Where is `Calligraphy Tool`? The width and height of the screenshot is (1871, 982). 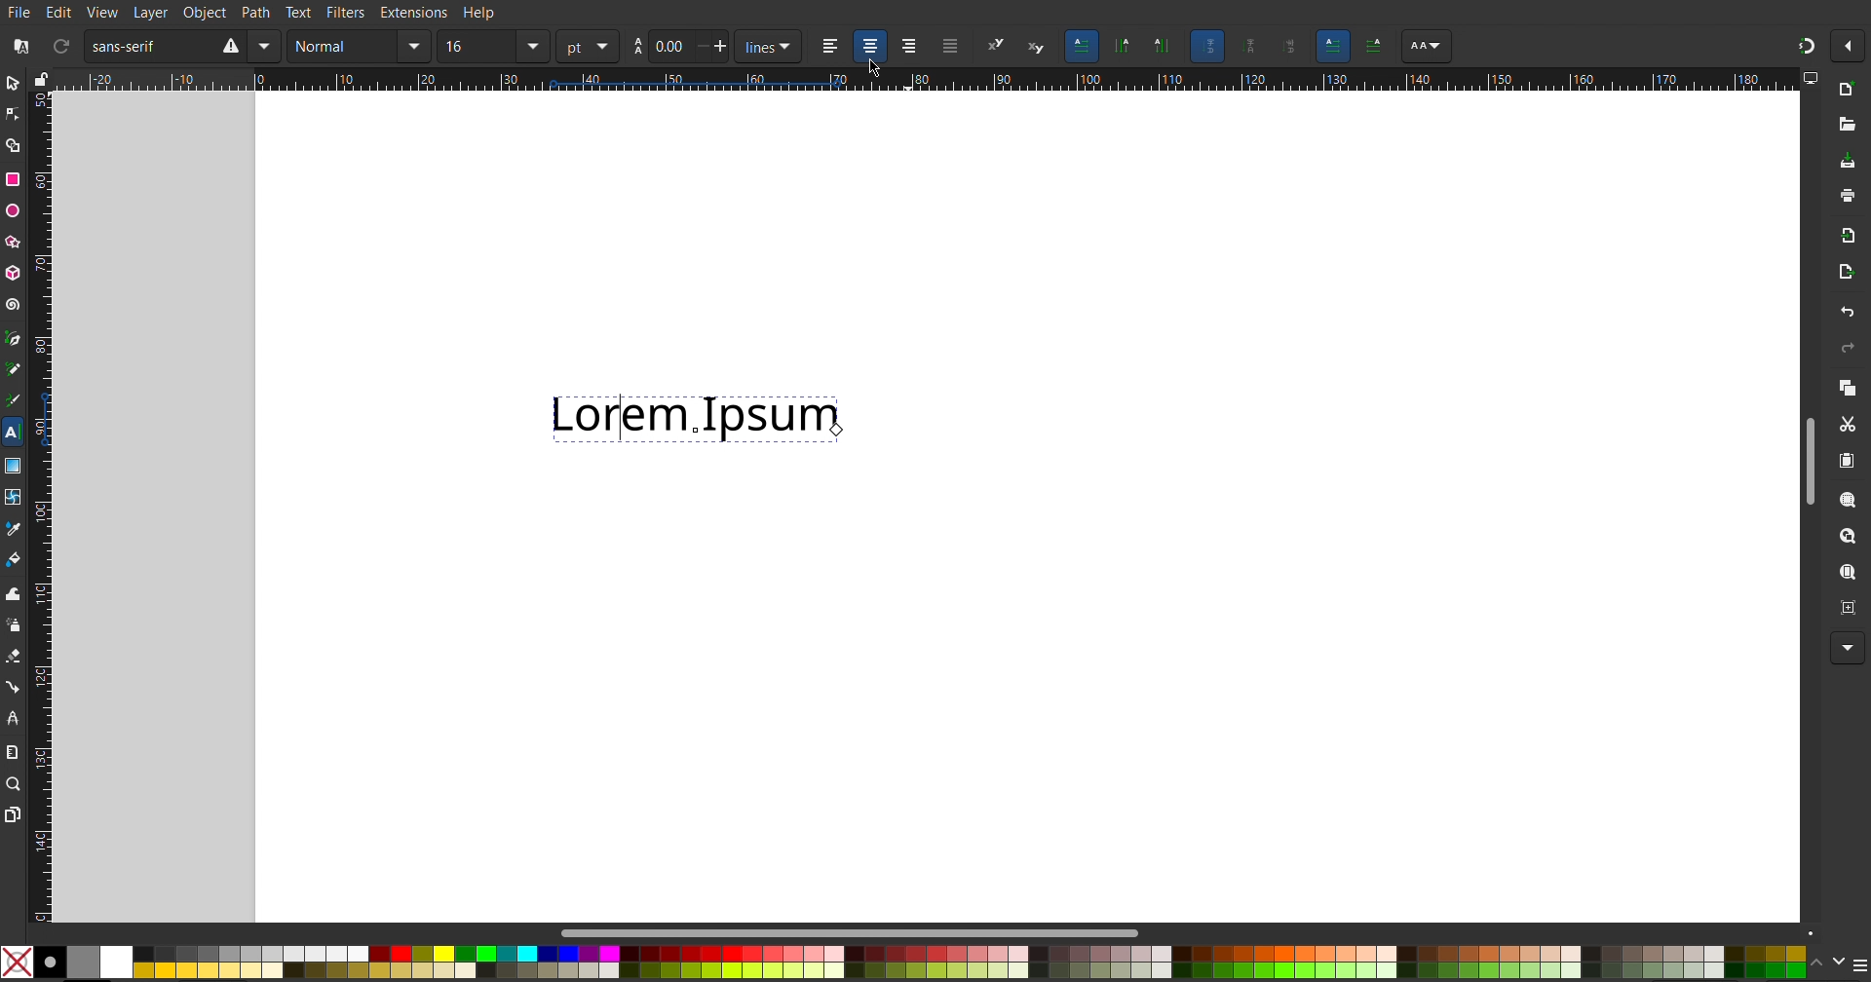
Calligraphy Tool is located at coordinates (19, 399).